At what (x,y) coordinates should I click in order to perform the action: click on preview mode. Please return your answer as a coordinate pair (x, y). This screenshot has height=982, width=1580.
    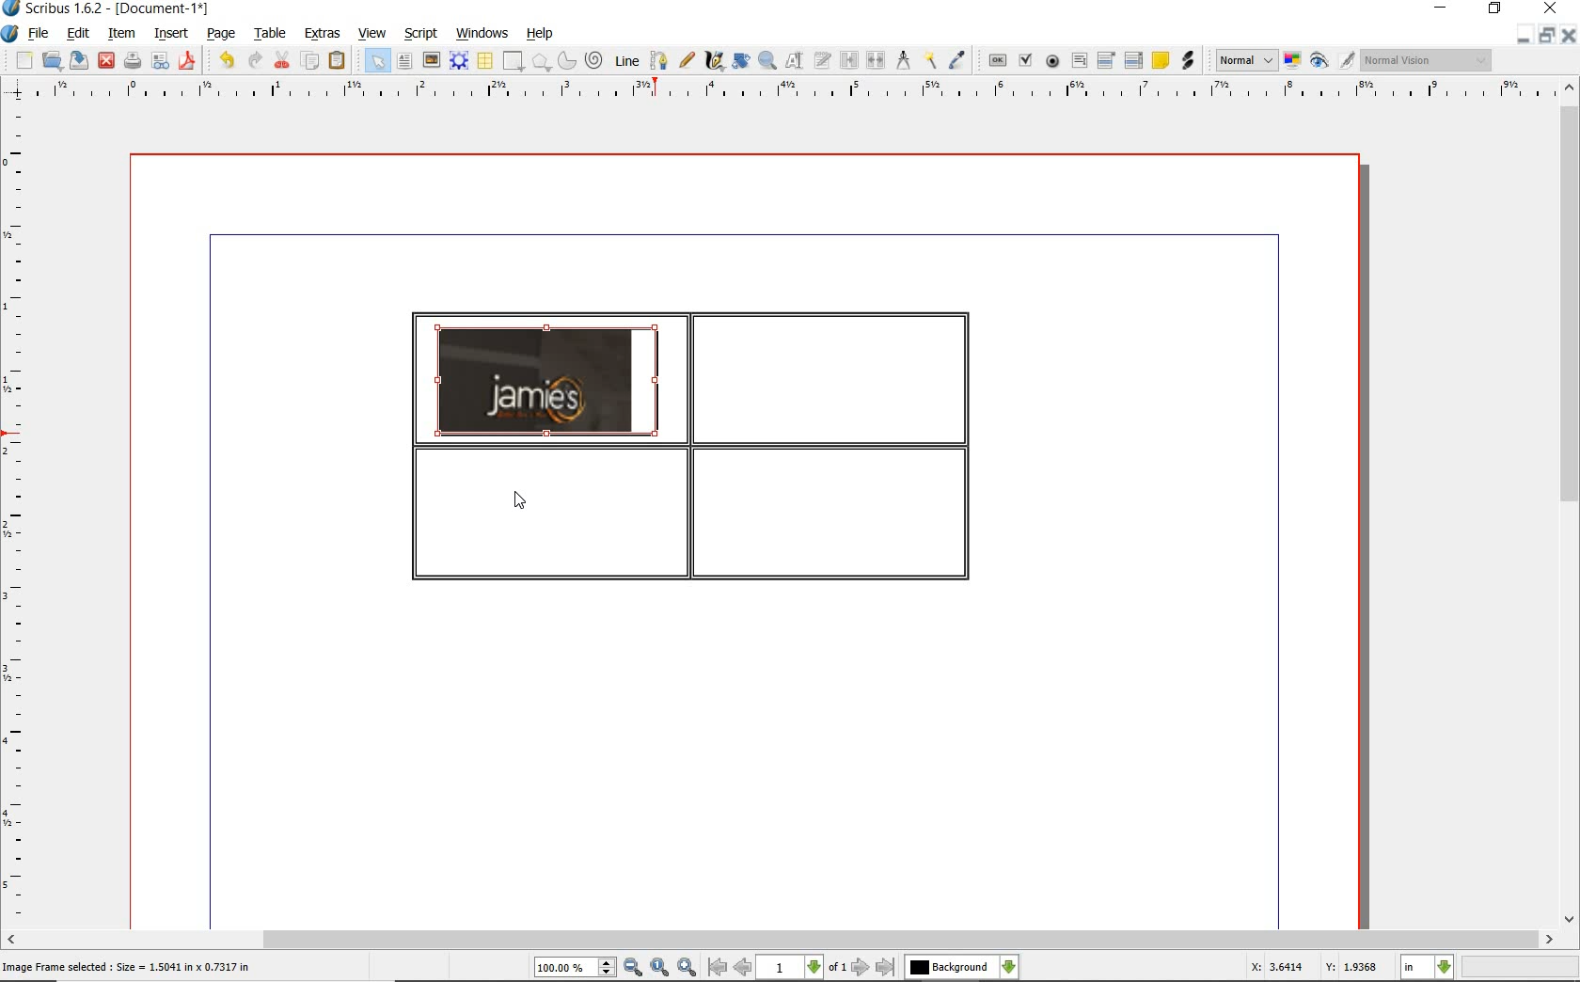
    Looking at the image, I should click on (1319, 62).